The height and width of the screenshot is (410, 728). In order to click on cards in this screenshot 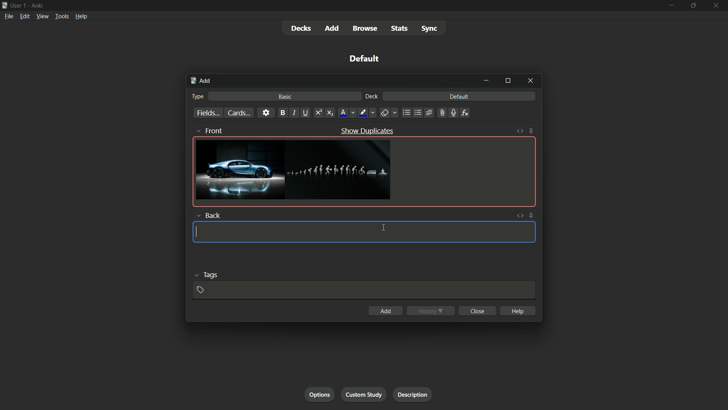, I will do `click(238, 113)`.